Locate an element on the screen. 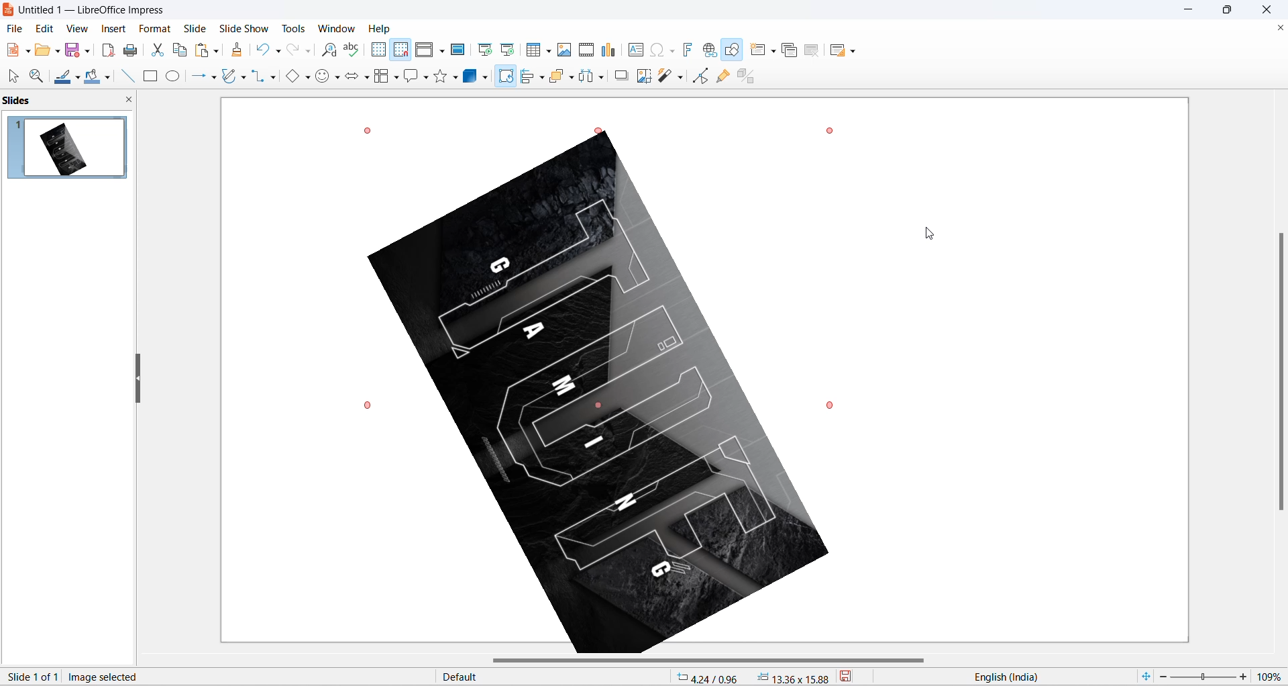  copy is located at coordinates (180, 50).